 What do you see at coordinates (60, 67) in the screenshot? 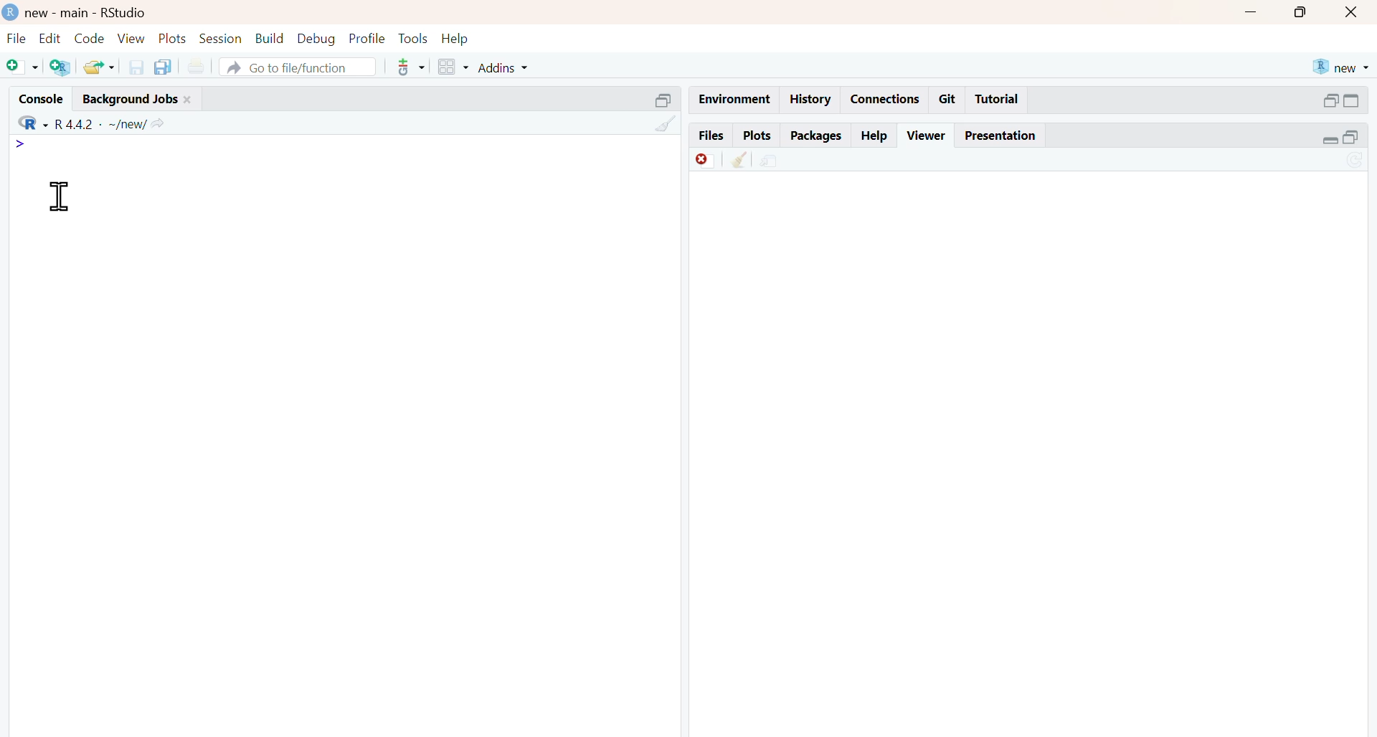
I see `add R file` at bounding box center [60, 67].